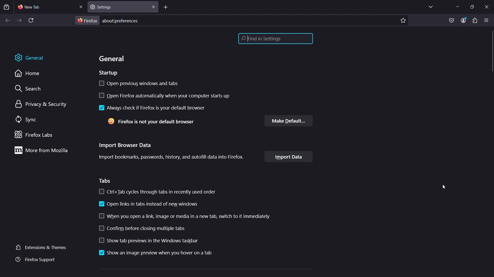 This screenshot has width=494, height=277. Describe the element at coordinates (6, 21) in the screenshot. I see `Back` at that location.